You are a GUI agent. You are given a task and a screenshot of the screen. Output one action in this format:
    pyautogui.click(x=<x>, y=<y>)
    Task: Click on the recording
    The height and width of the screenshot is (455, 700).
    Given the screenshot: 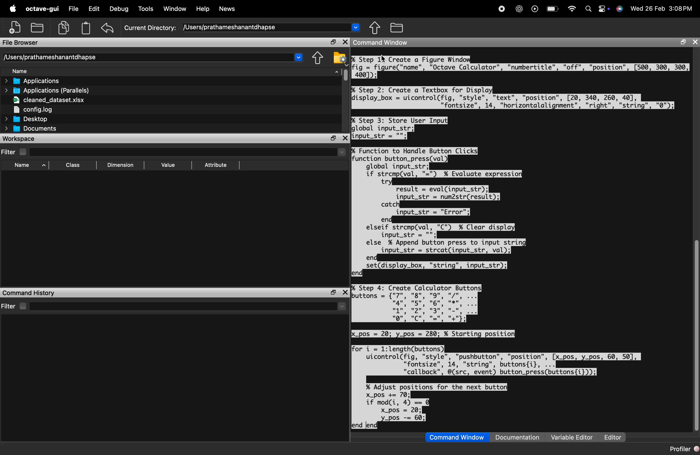 What is the action you would take?
    pyautogui.click(x=502, y=10)
    